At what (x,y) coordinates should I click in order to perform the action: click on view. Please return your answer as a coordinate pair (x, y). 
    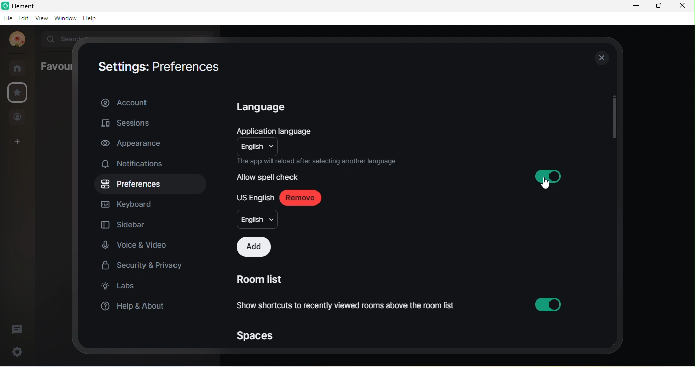
    Looking at the image, I should click on (42, 18).